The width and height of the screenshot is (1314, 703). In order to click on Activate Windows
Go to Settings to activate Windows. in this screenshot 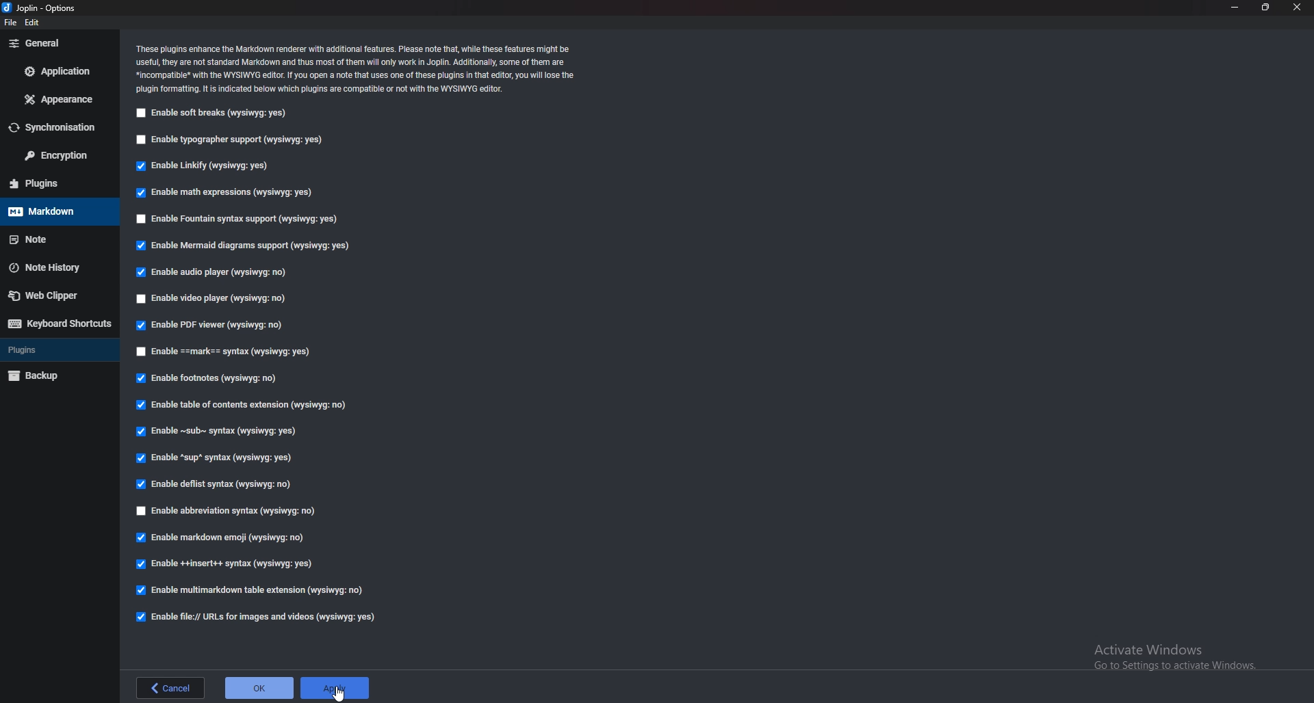, I will do `click(1168, 654)`.